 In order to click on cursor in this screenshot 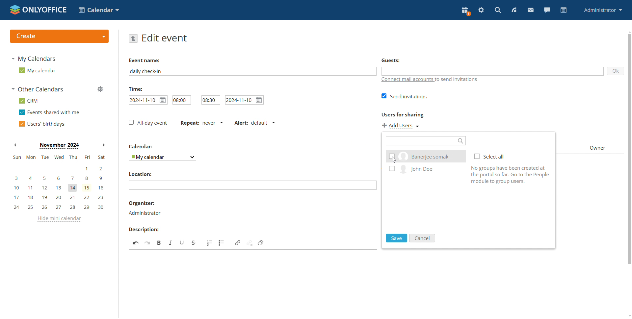, I will do `click(394, 160)`.